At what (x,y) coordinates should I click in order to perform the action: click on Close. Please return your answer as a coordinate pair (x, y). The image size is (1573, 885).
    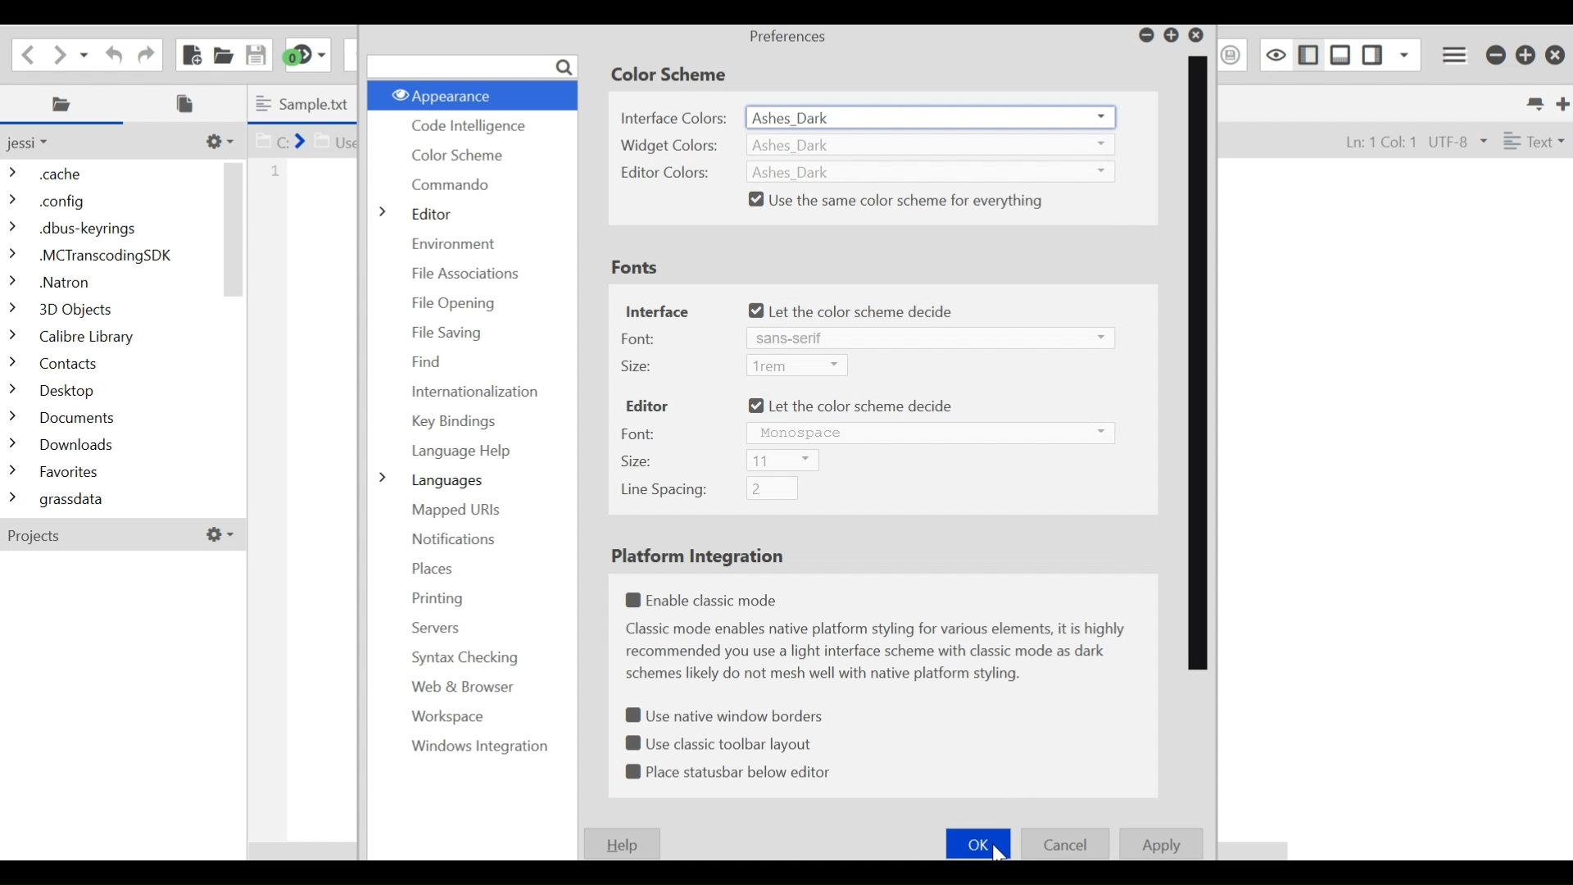
    Looking at the image, I should click on (1555, 56).